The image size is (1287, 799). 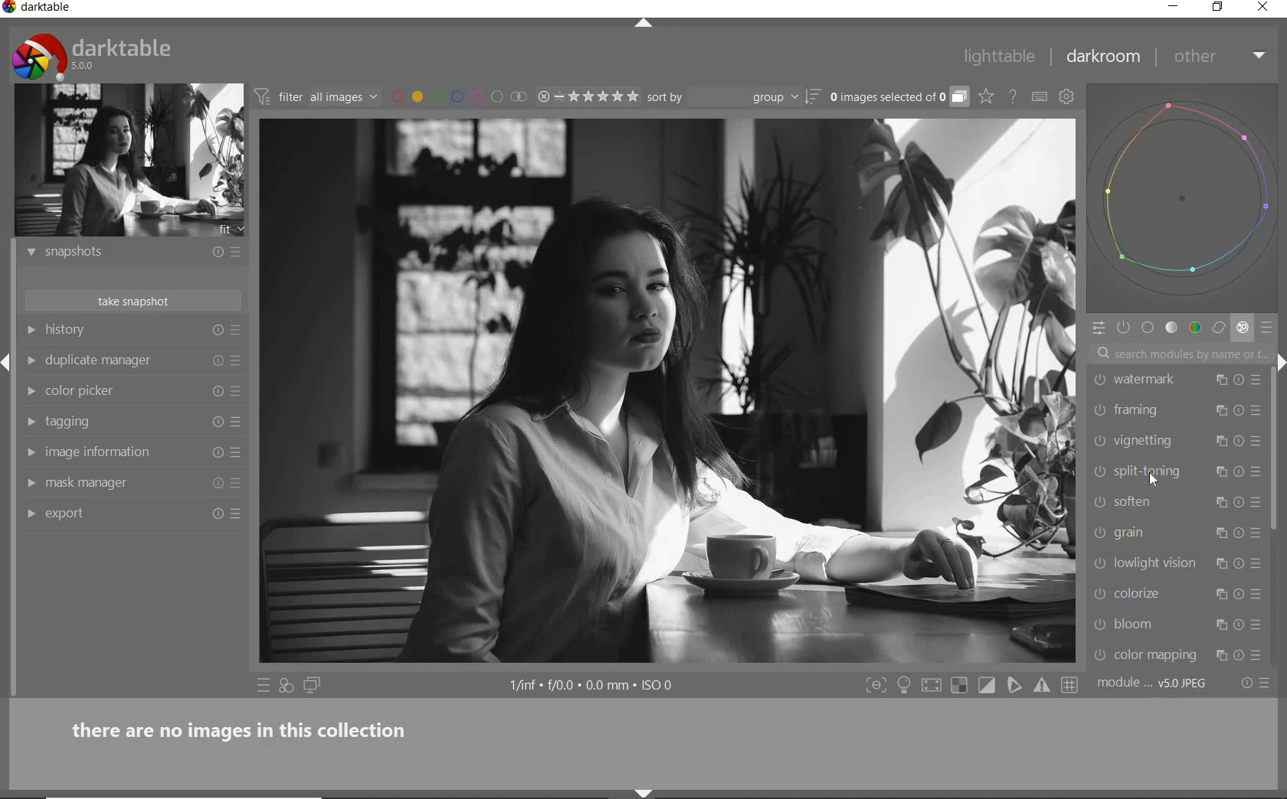 I want to click on toggle softproofing, so click(x=1016, y=687).